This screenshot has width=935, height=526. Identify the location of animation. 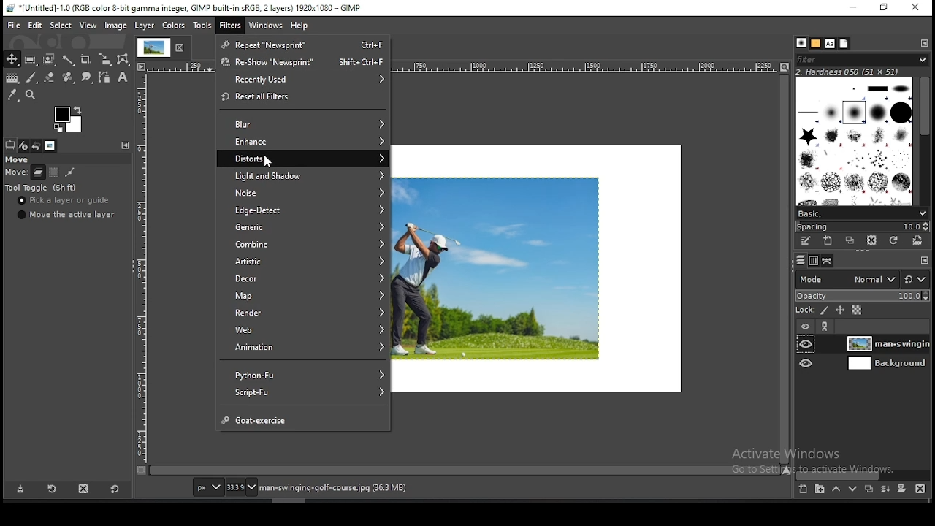
(305, 347).